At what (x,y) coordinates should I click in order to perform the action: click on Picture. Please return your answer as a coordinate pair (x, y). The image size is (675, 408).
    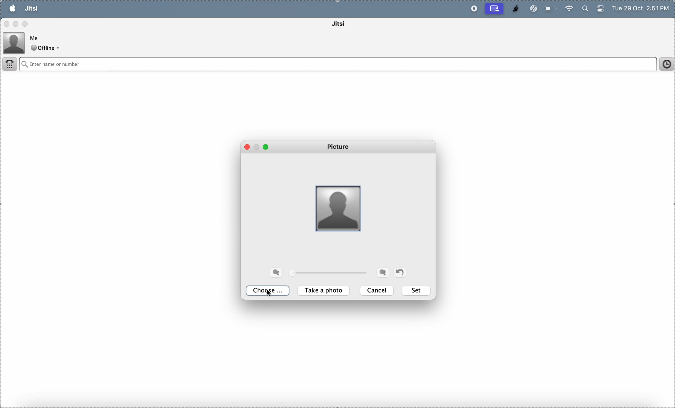
    Looking at the image, I should click on (340, 147).